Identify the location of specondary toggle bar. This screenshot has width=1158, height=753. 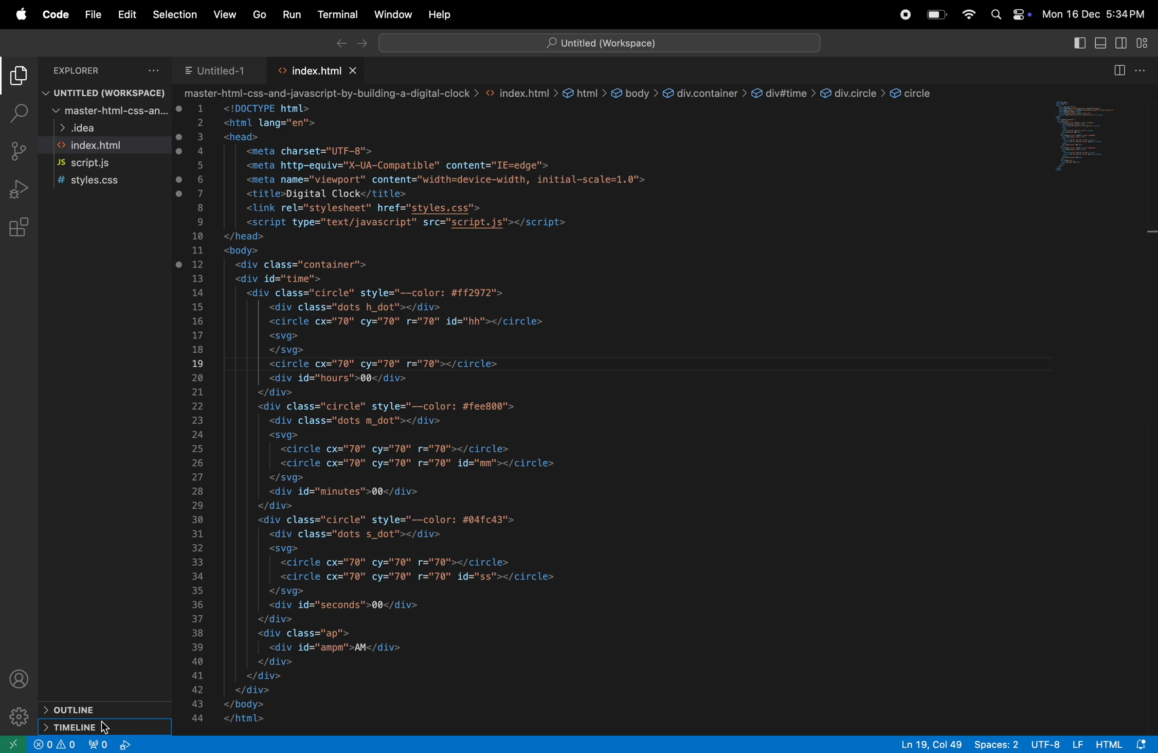
(1122, 43).